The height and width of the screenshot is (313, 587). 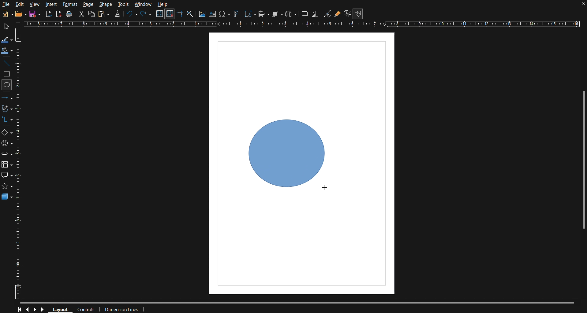 What do you see at coordinates (62, 309) in the screenshot?
I see `Layout` at bounding box center [62, 309].